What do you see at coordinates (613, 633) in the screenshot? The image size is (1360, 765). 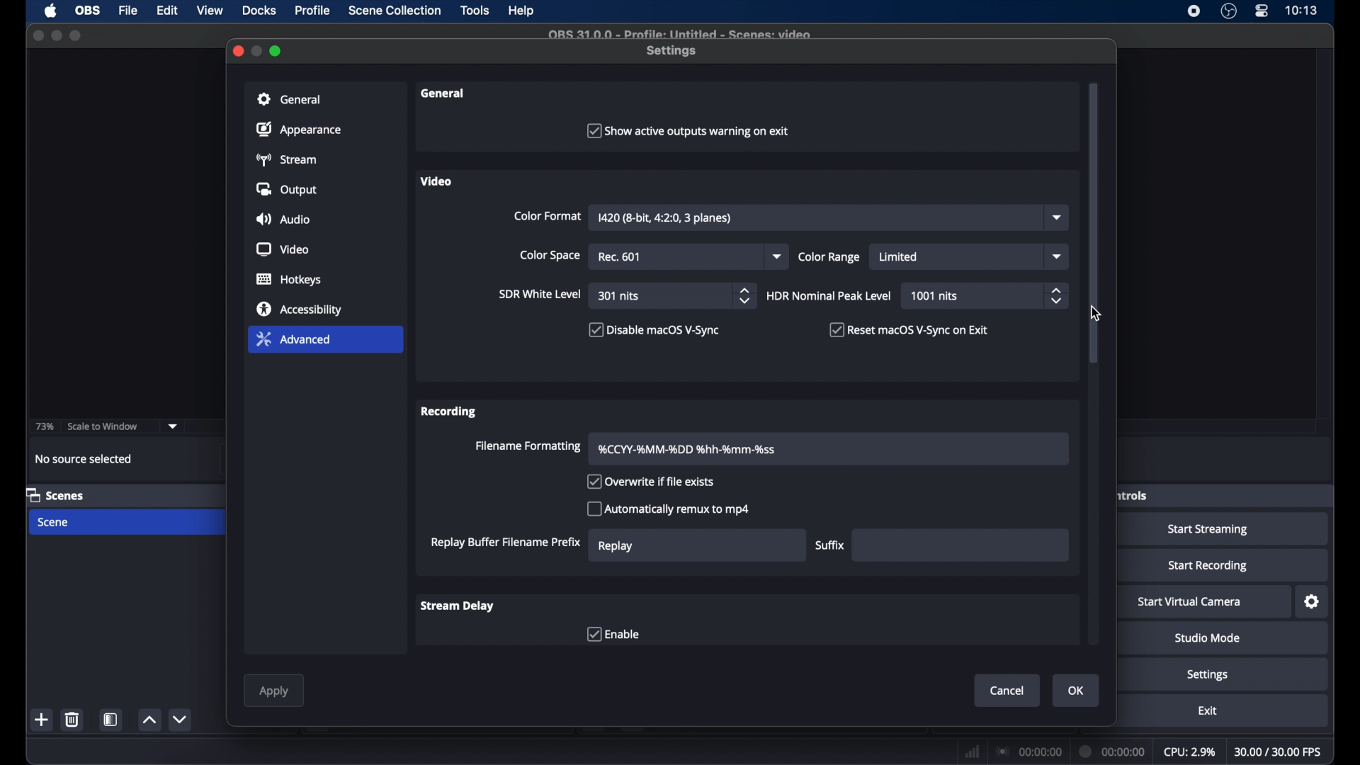 I see `checkbox` at bounding box center [613, 633].